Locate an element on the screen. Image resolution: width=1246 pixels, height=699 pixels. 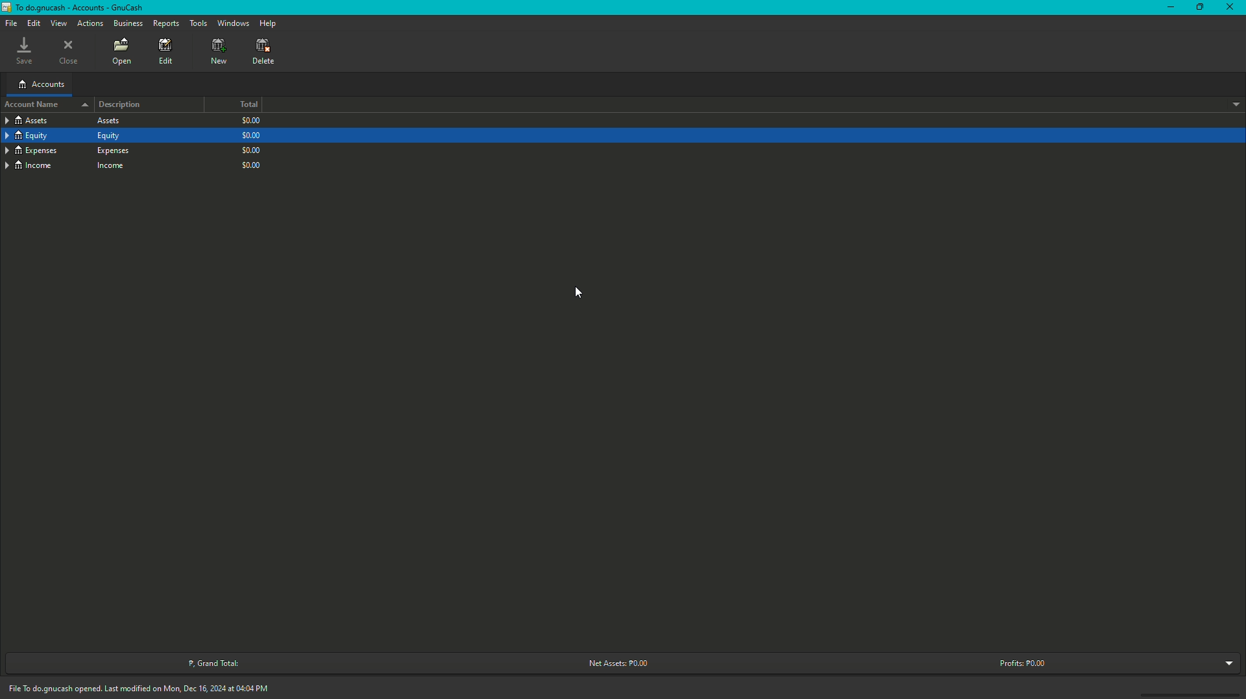
Drop down is located at coordinates (1234, 104).